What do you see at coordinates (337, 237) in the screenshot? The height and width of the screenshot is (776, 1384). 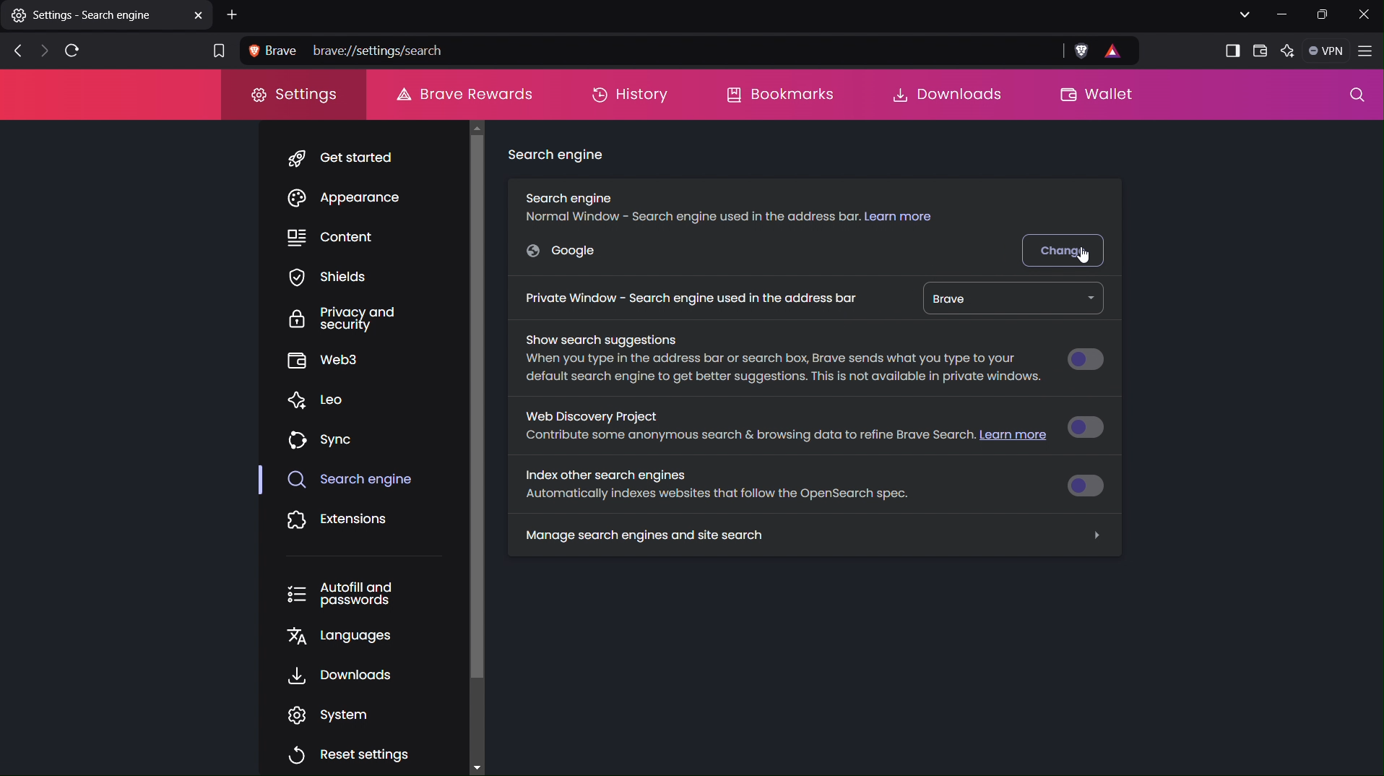 I see `Content` at bounding box center [337, 237].